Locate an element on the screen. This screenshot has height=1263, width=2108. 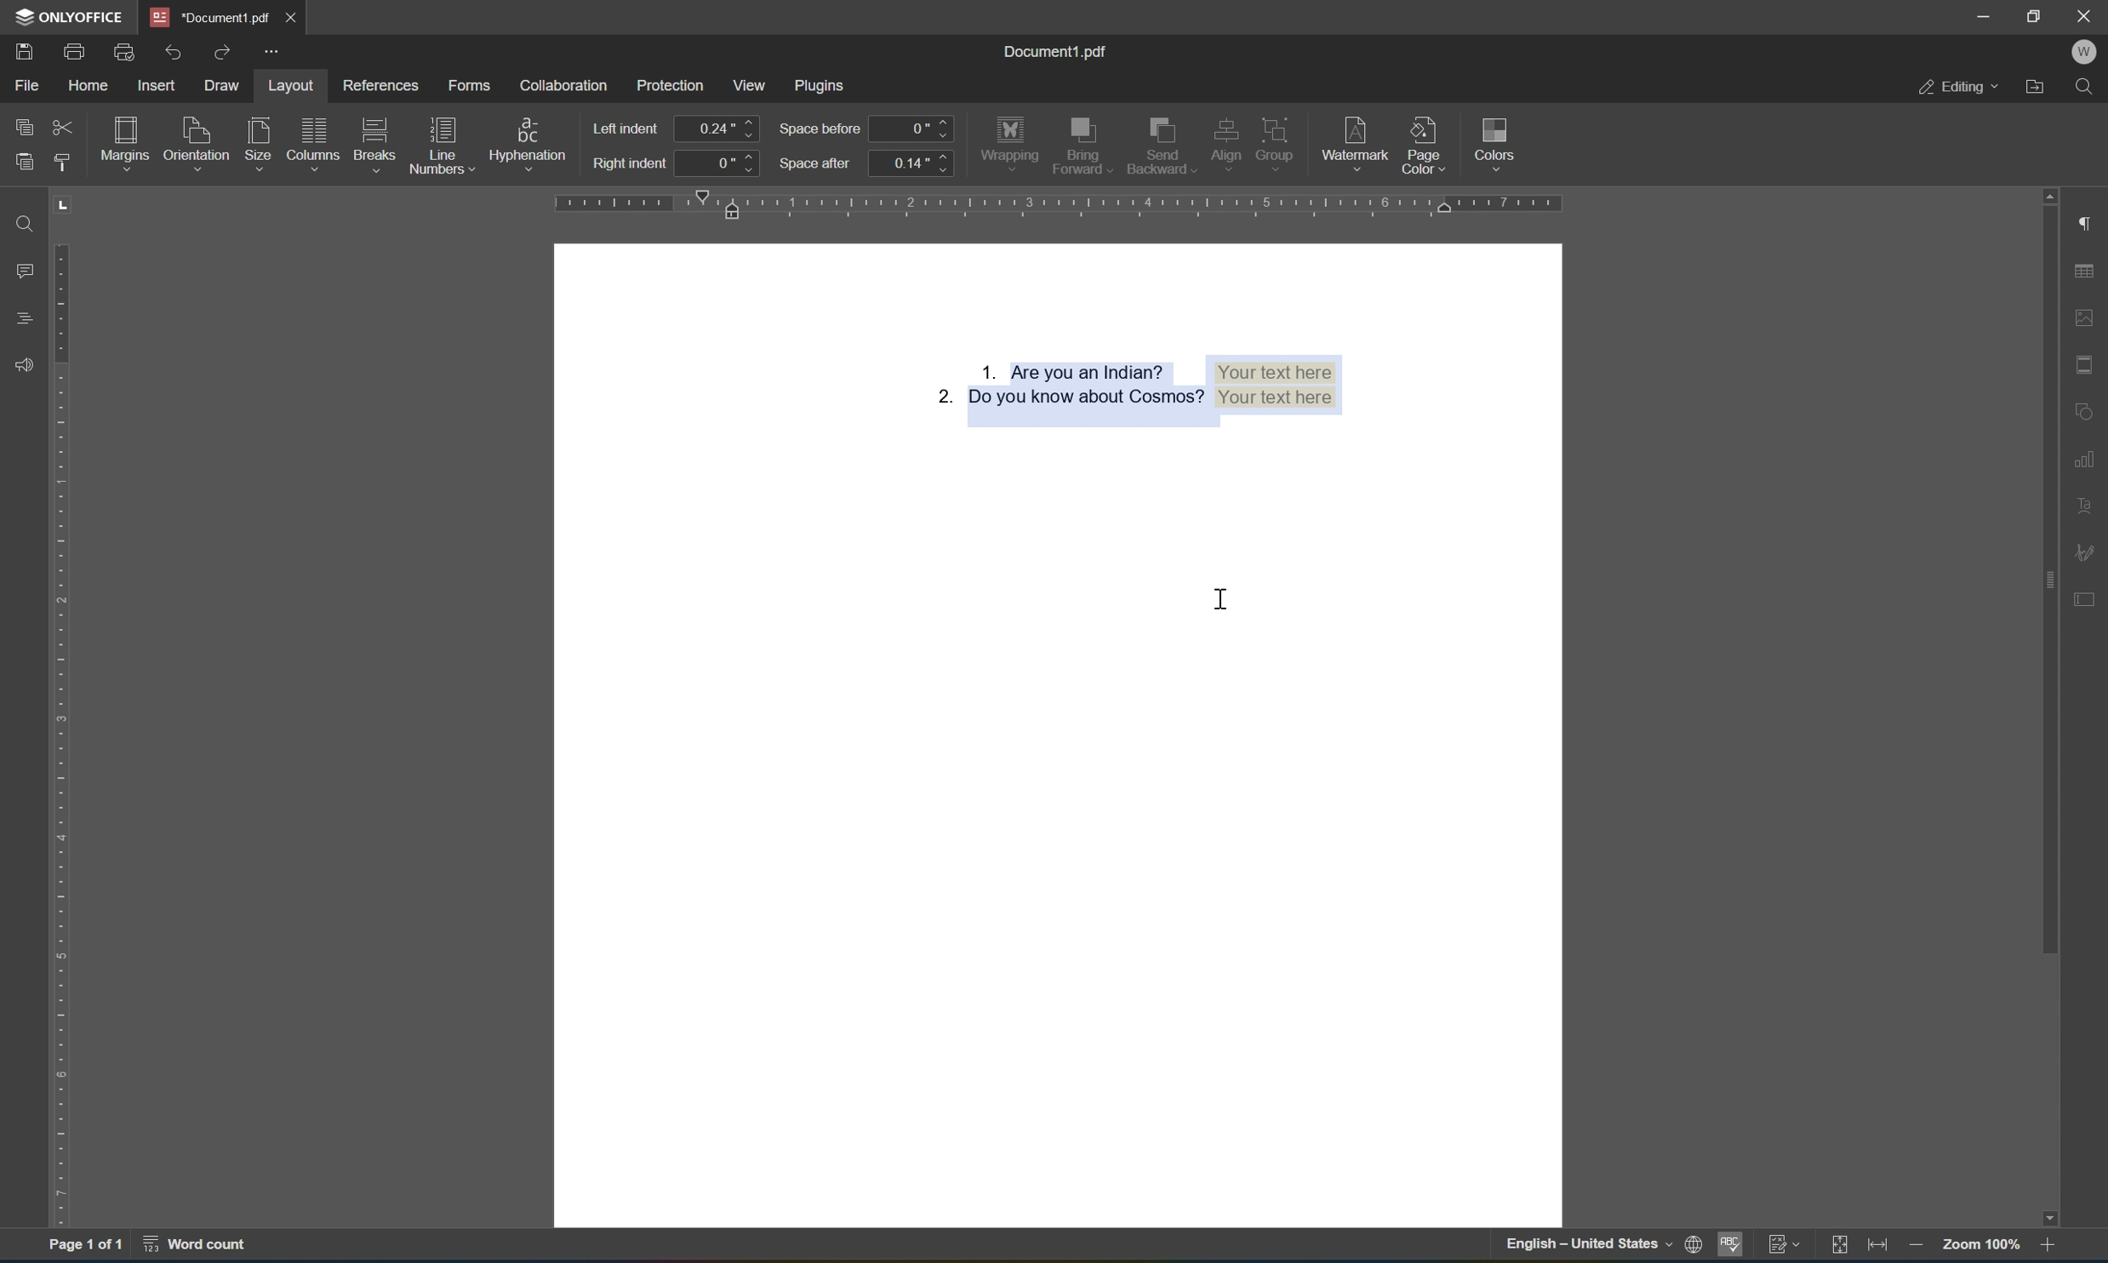
refernces is located at coordinates (388, 85).